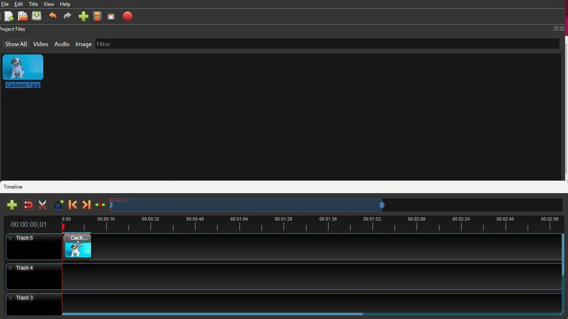 This screenshot has width=568, height=319. What do you see at coordinates (108, 44) in the screenshot?
I see `filter` at bounding box center [108, 44].